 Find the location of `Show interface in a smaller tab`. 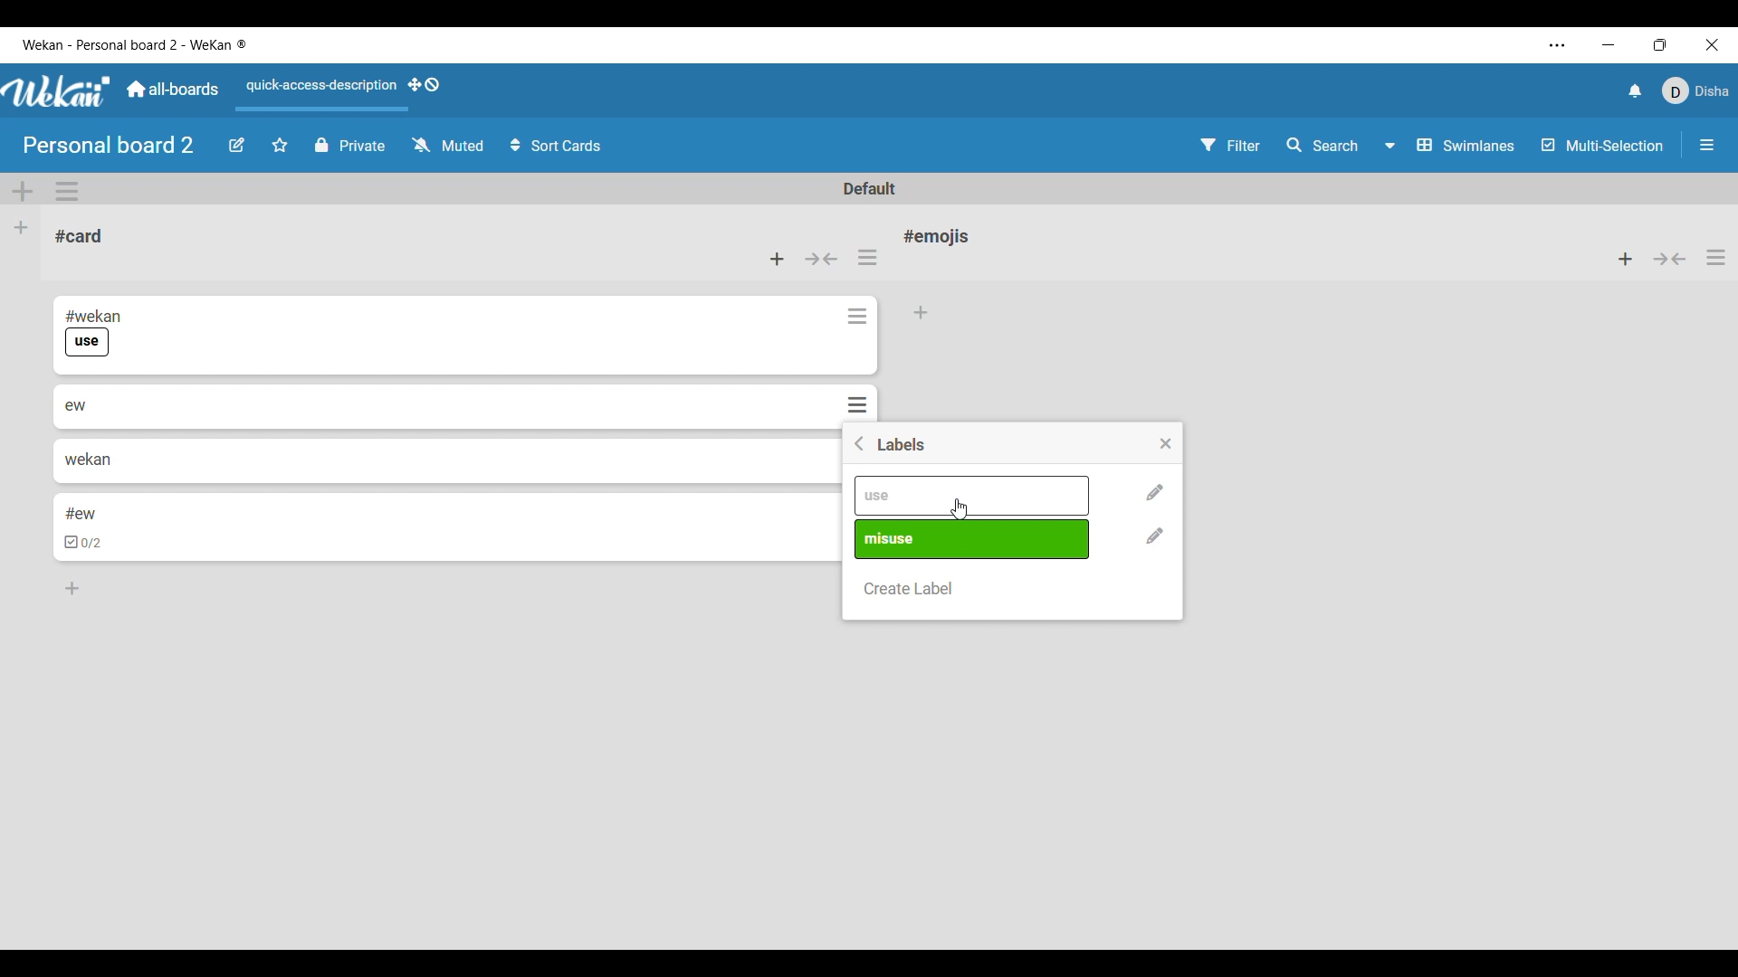

Show interface in a smaller tab is located at coordinates (1660, 44).